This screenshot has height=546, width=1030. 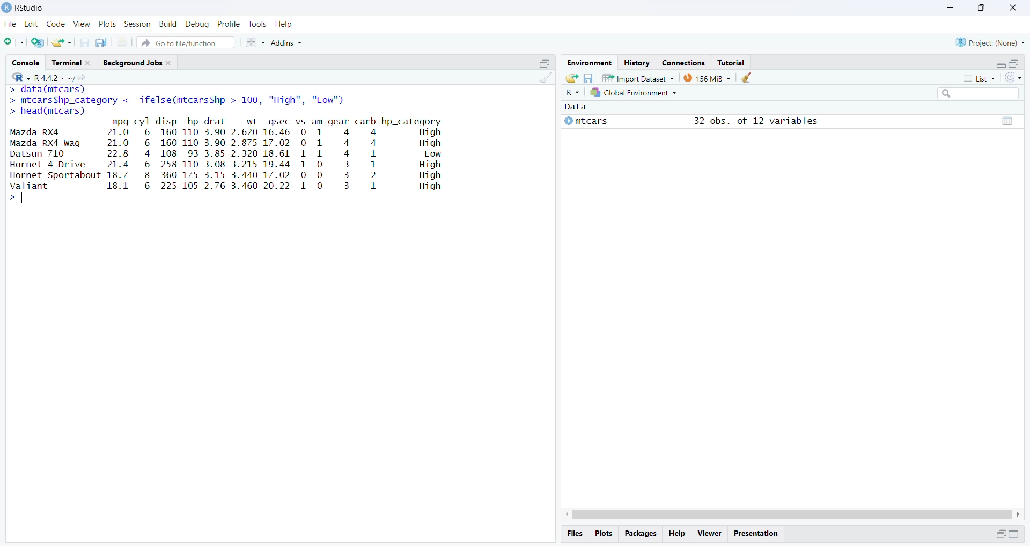 I want to click on Connections, so click(x=683, y=62).